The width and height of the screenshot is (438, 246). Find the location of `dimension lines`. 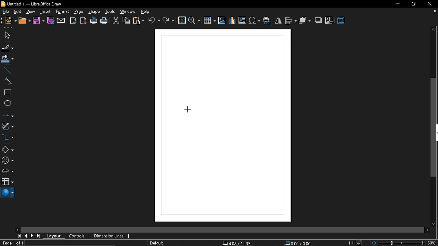

dimension lines is located at coordinates (111, 236).